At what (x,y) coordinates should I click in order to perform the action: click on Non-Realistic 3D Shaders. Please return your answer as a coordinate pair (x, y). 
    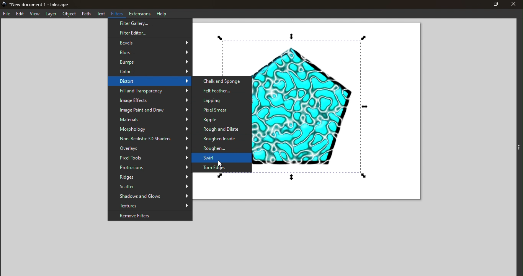
    Looking at the image, I should click on (149, 139).